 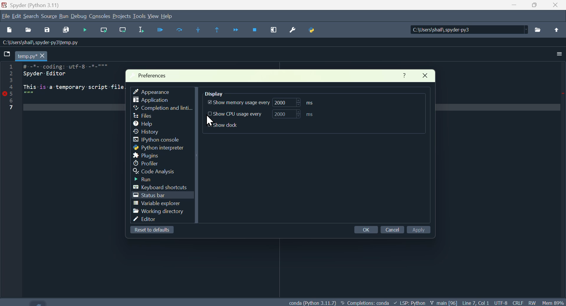 I want to click on Python interpreter, so click(x=159, y=147).